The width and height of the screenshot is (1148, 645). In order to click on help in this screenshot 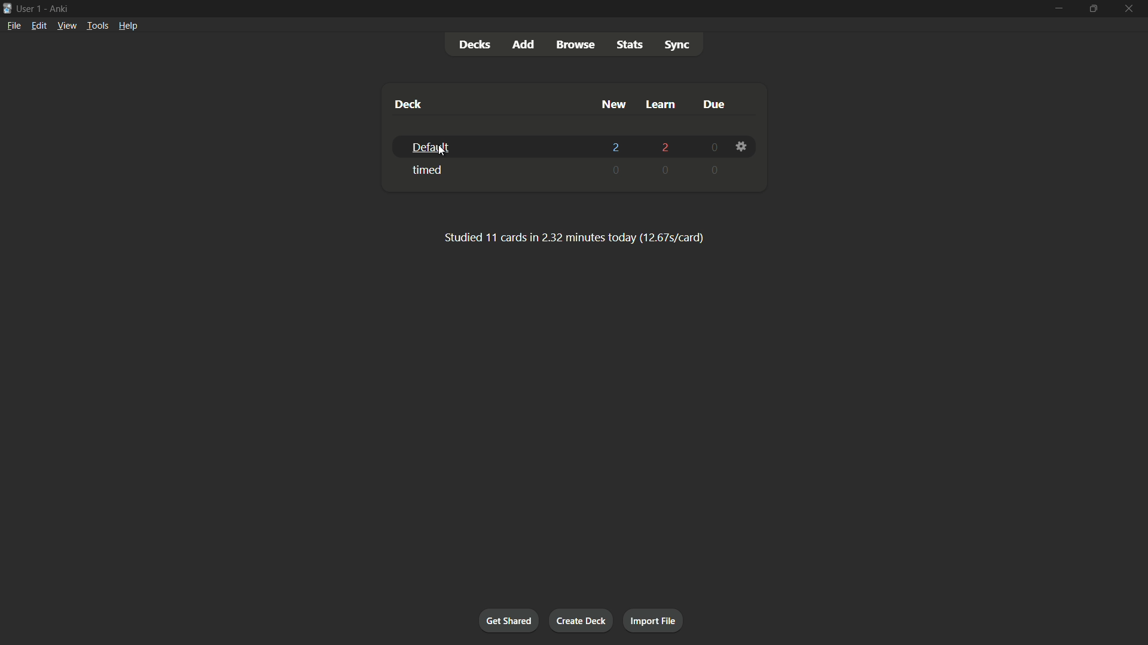, I will do `click(129, 25)`.